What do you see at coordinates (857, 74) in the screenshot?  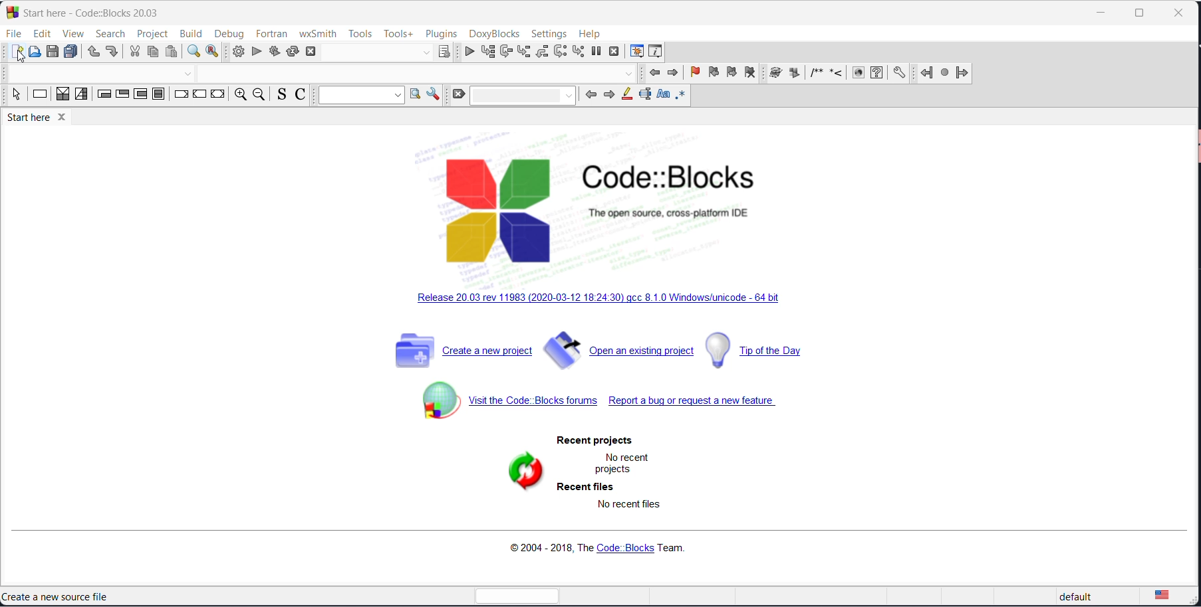 I see `HTML` at bounding box center [857, 74].